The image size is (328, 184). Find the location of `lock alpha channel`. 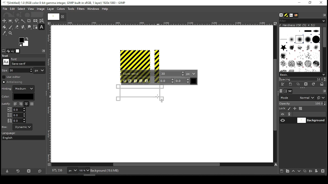

lock alpha channel is located at coordinates (300, 109).